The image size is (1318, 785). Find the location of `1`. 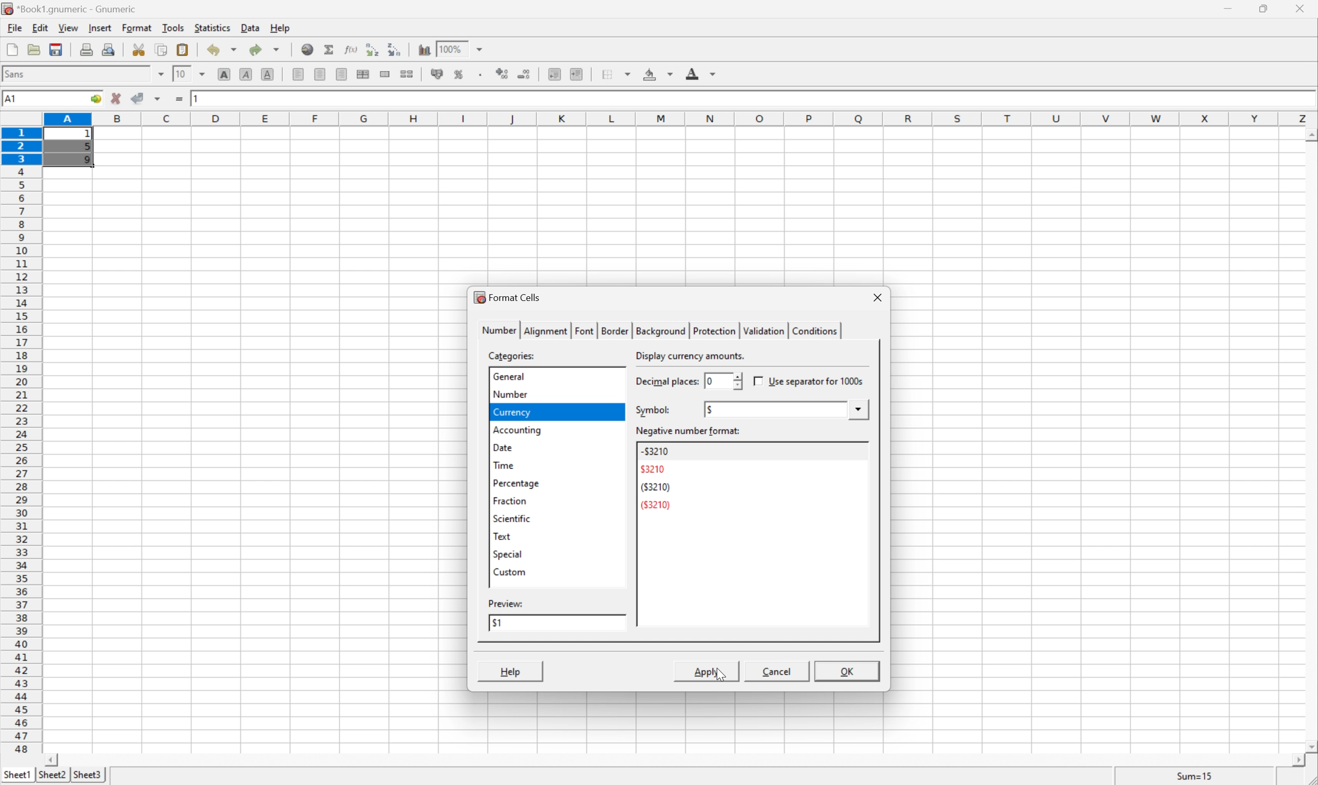

1 is located at coordinates (495, 623).